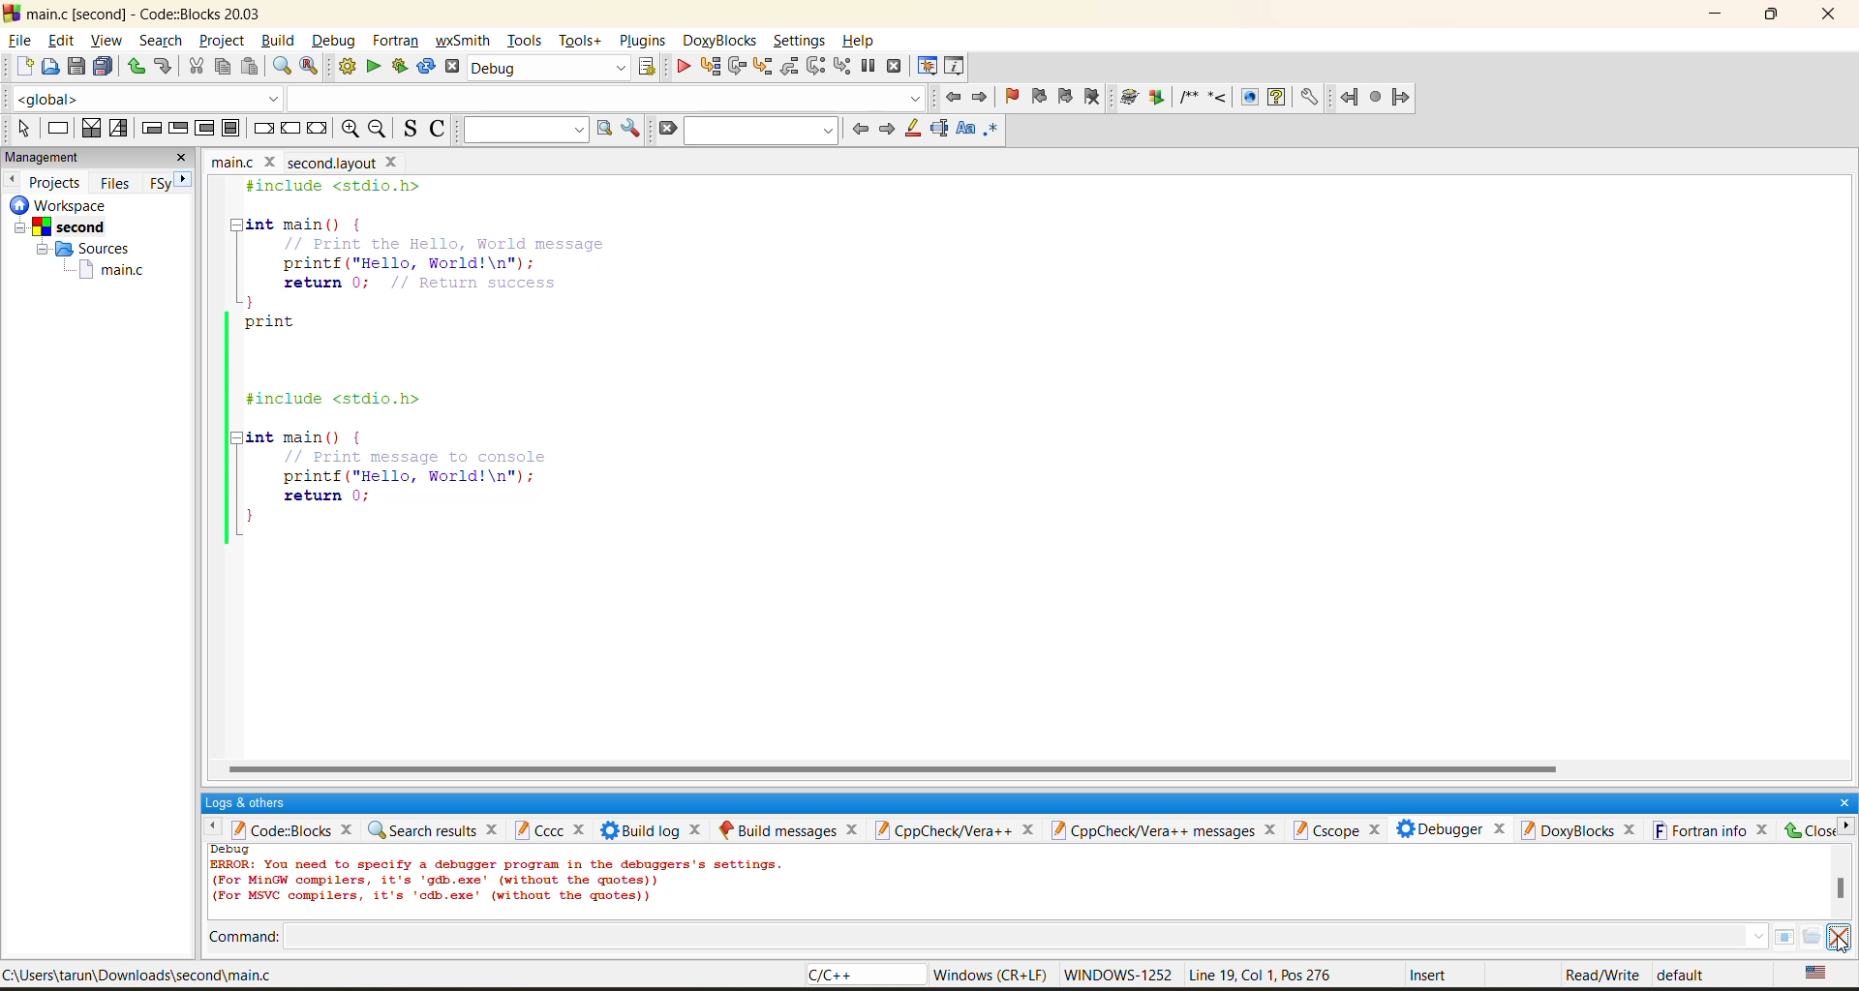 The width and height of the screenshot is (1859, 991). Describe the element at coordinates (859, 41) in the screenshot. I see `help` at that location.